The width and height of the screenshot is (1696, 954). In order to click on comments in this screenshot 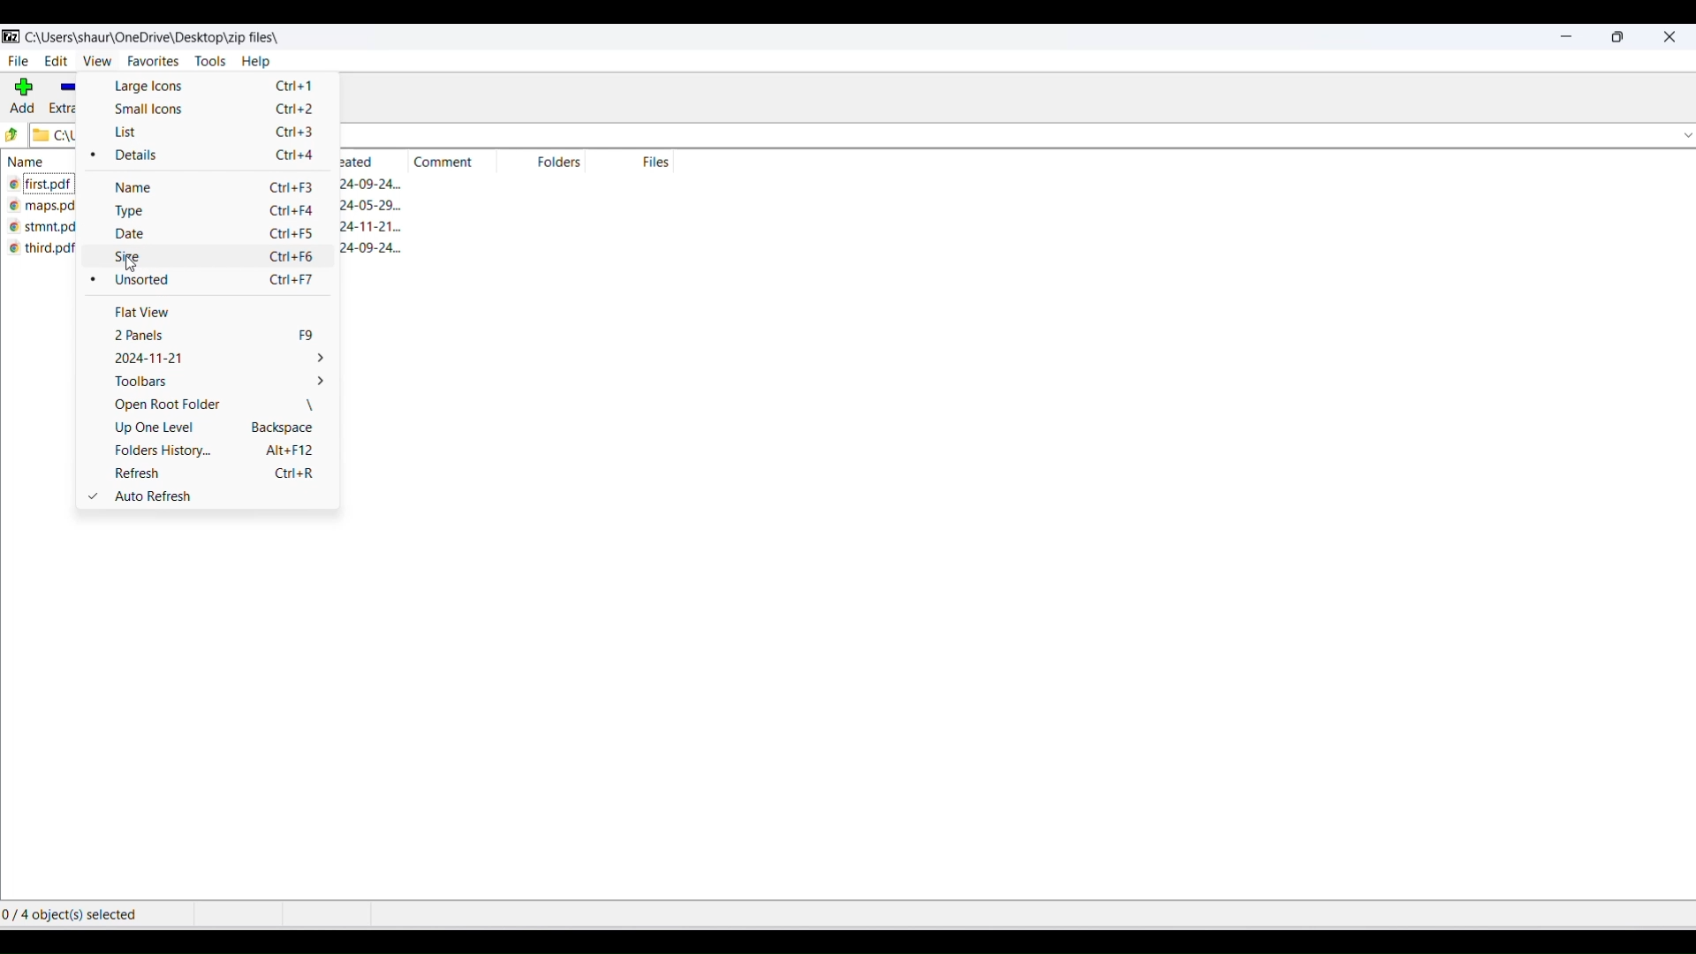, I will do `click(443, 163)`.